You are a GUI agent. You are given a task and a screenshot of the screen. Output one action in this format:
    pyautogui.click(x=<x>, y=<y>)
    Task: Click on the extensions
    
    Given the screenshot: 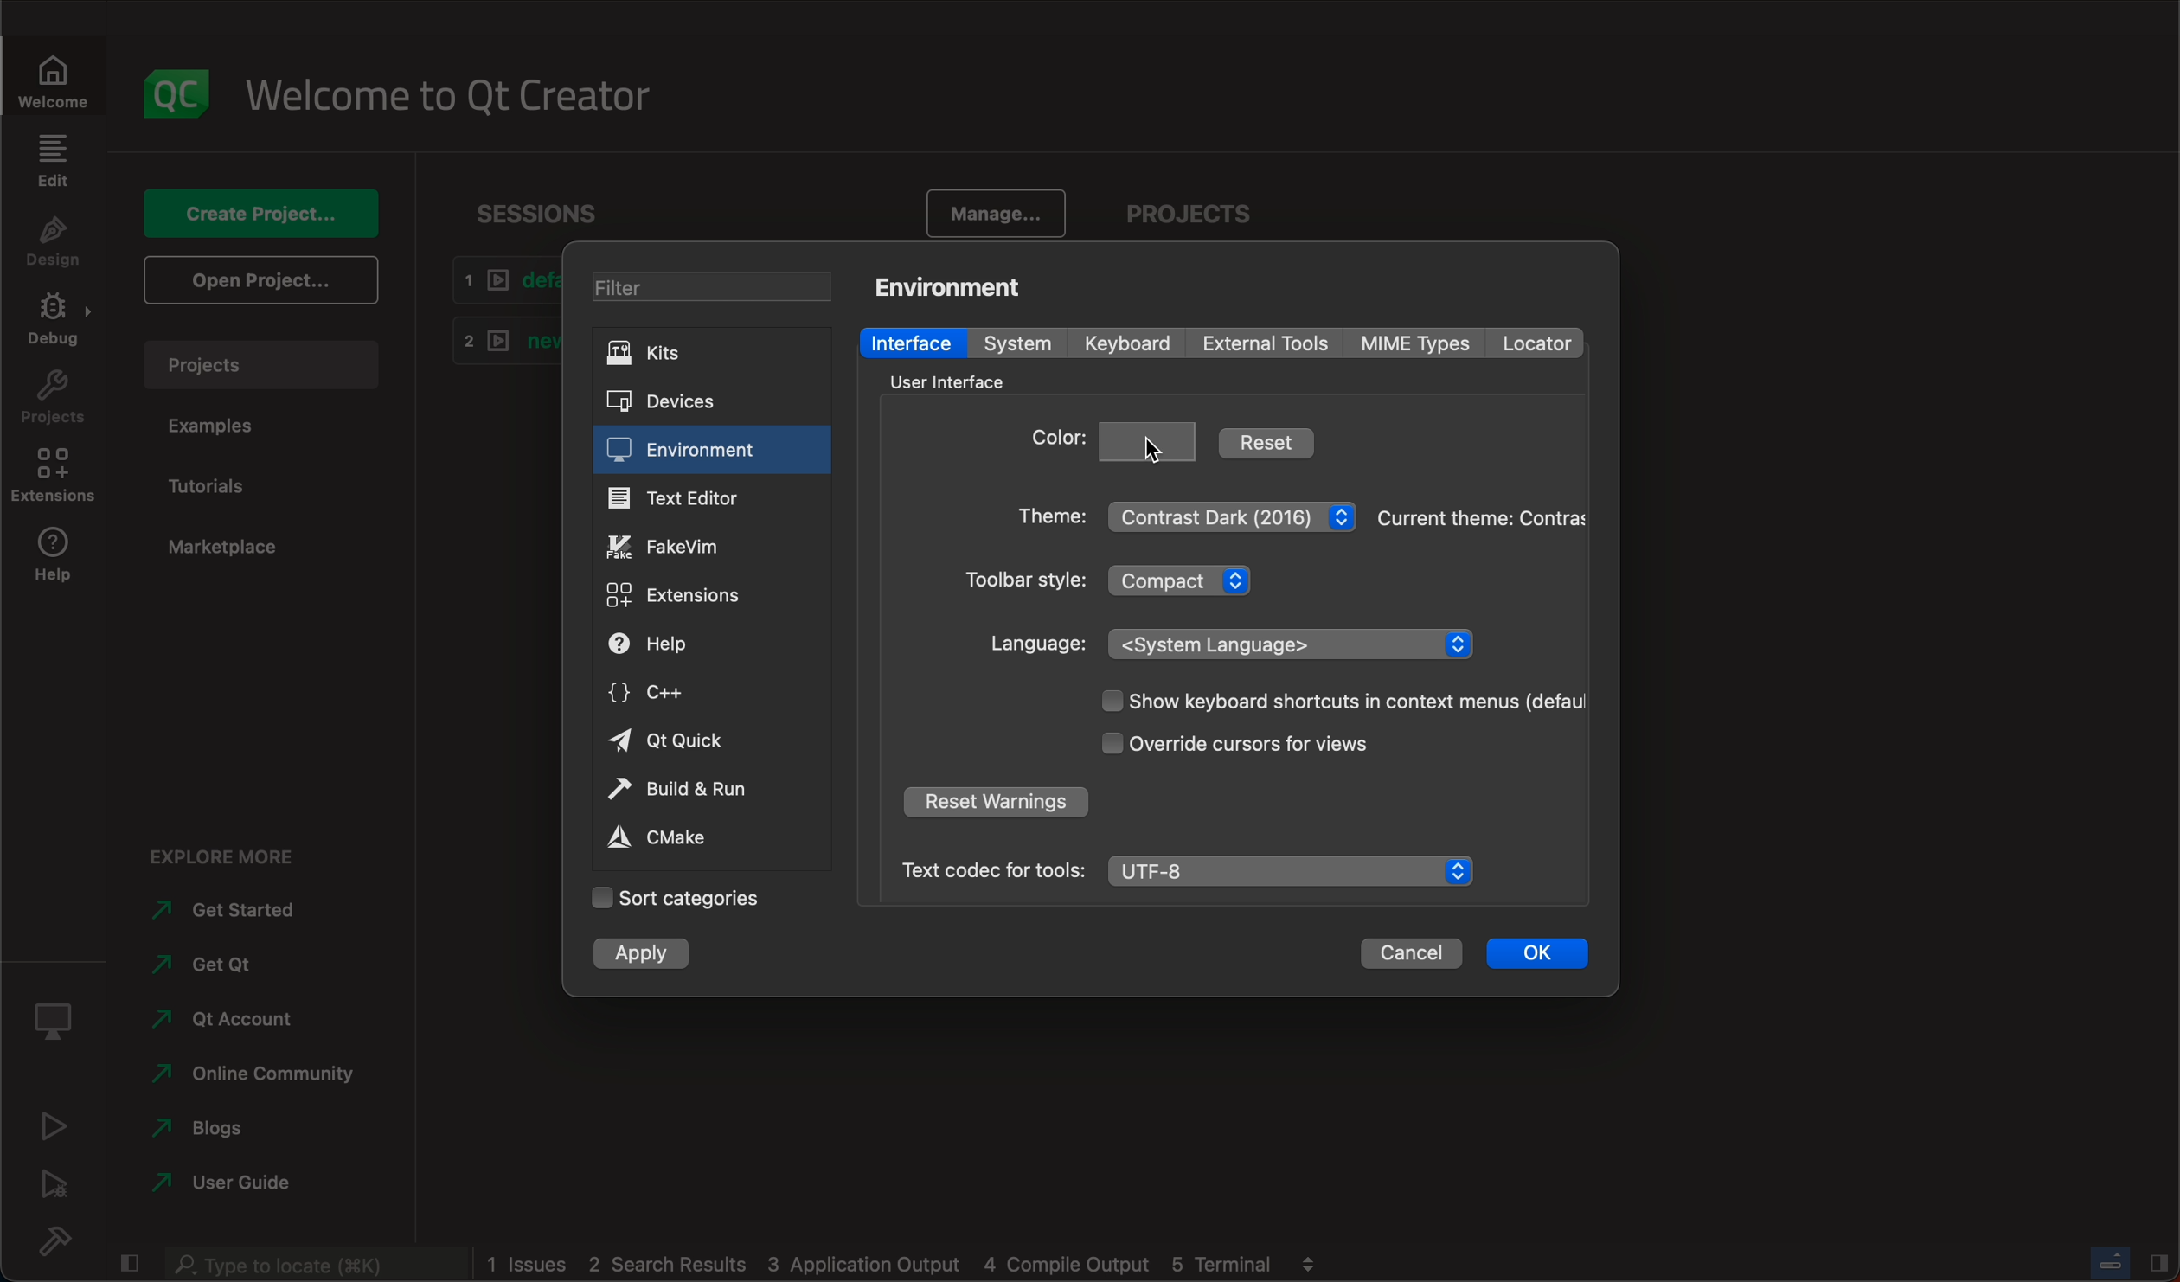 What is the action you would take?
    pyautogui.click(x=697, y=596)
    